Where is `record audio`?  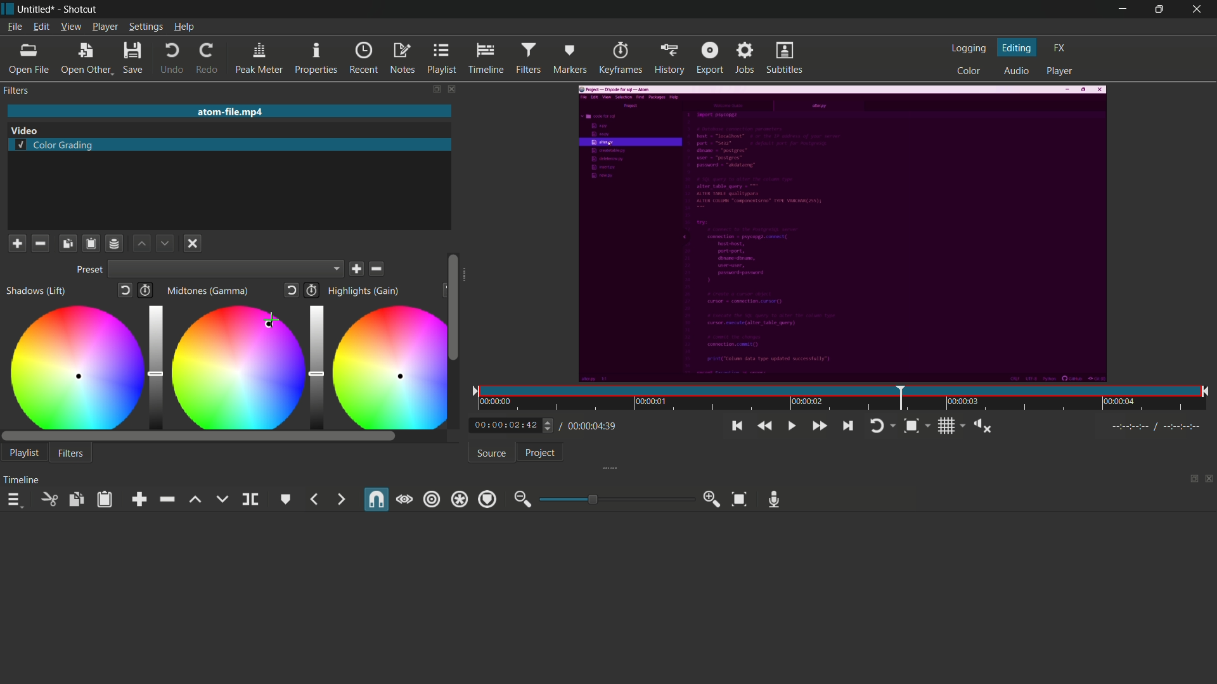 record audio is located at coordinates (775, 499).